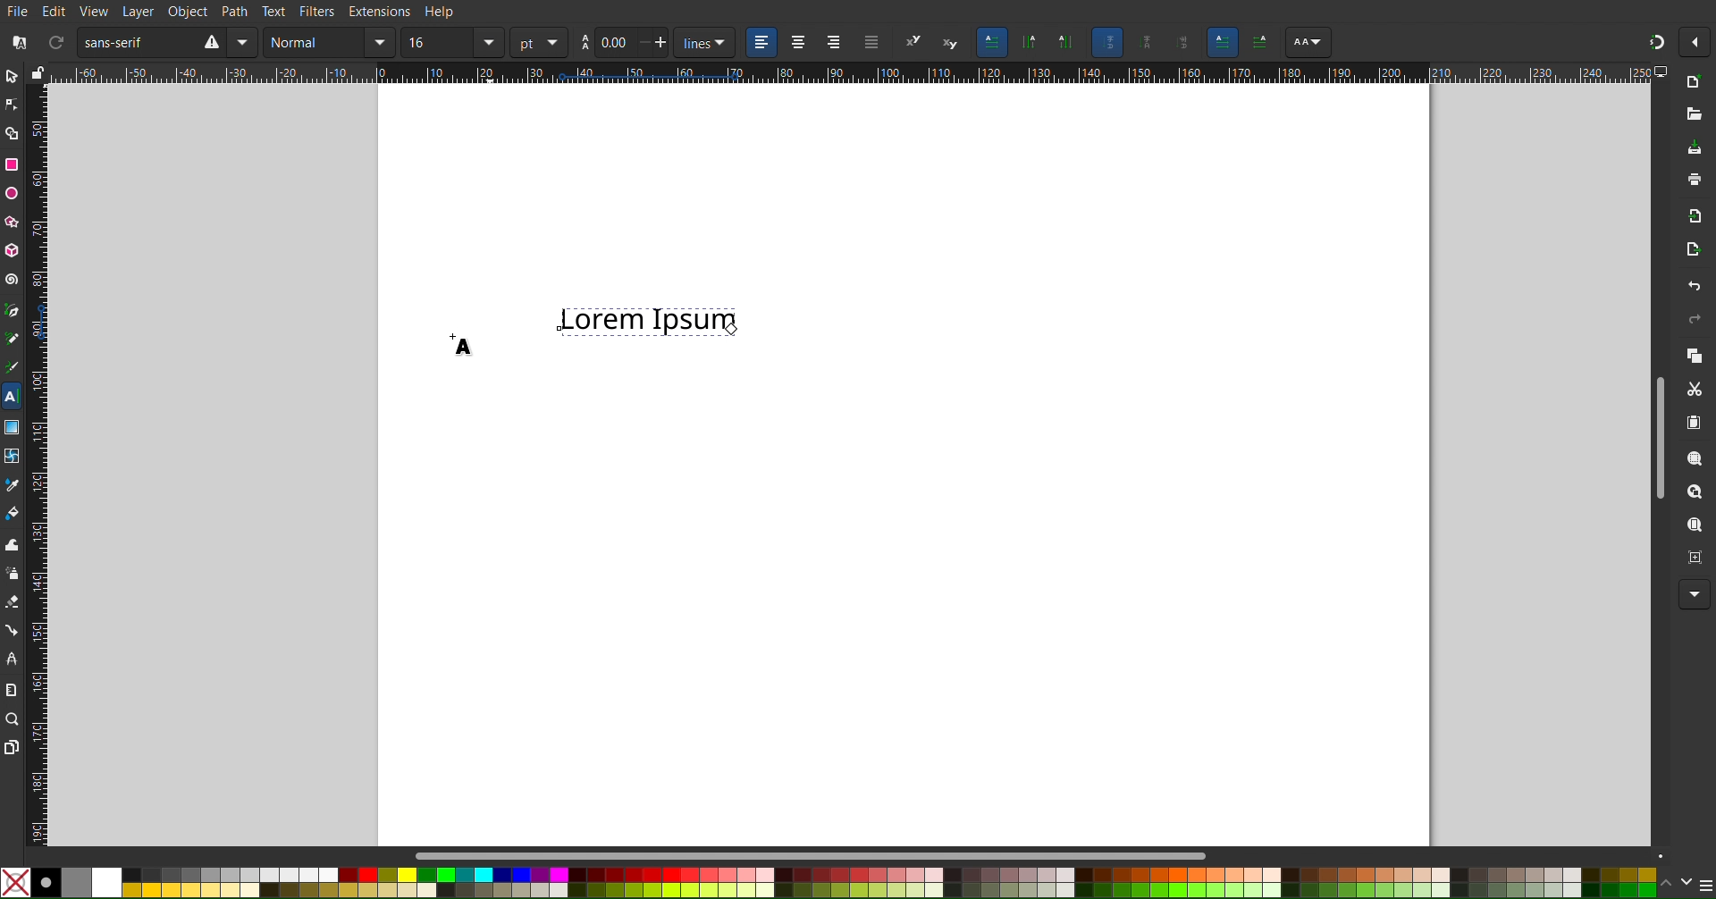 The width and height of the screenshot is (1716, 899). What do you see at coordinates (1106, 42) in the screenshot?
I see `Scaling Objects settings` at bounding box center [1106, 42].